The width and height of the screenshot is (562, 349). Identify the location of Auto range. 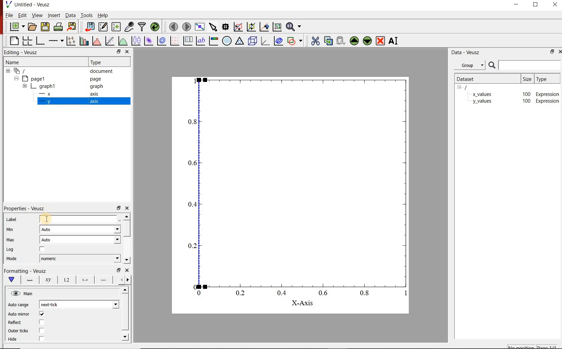
(19, 305).